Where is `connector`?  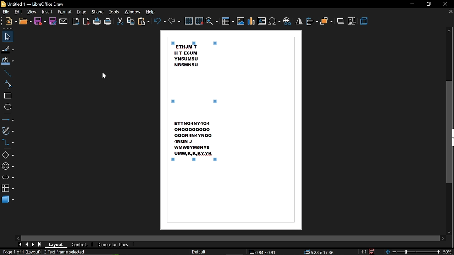
connector is located at coordinates (9, 143).